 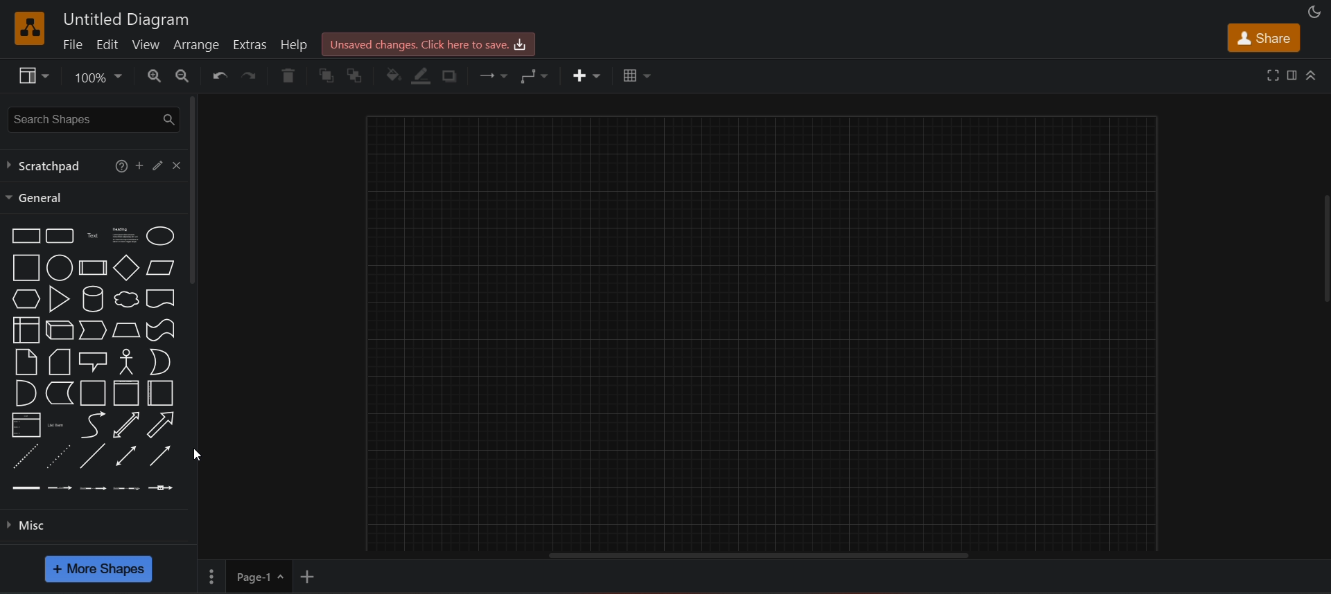 What do you see at coordinates (183, 75) in the screenshot?
I see `zoom out` at bounding box center [183, 75].